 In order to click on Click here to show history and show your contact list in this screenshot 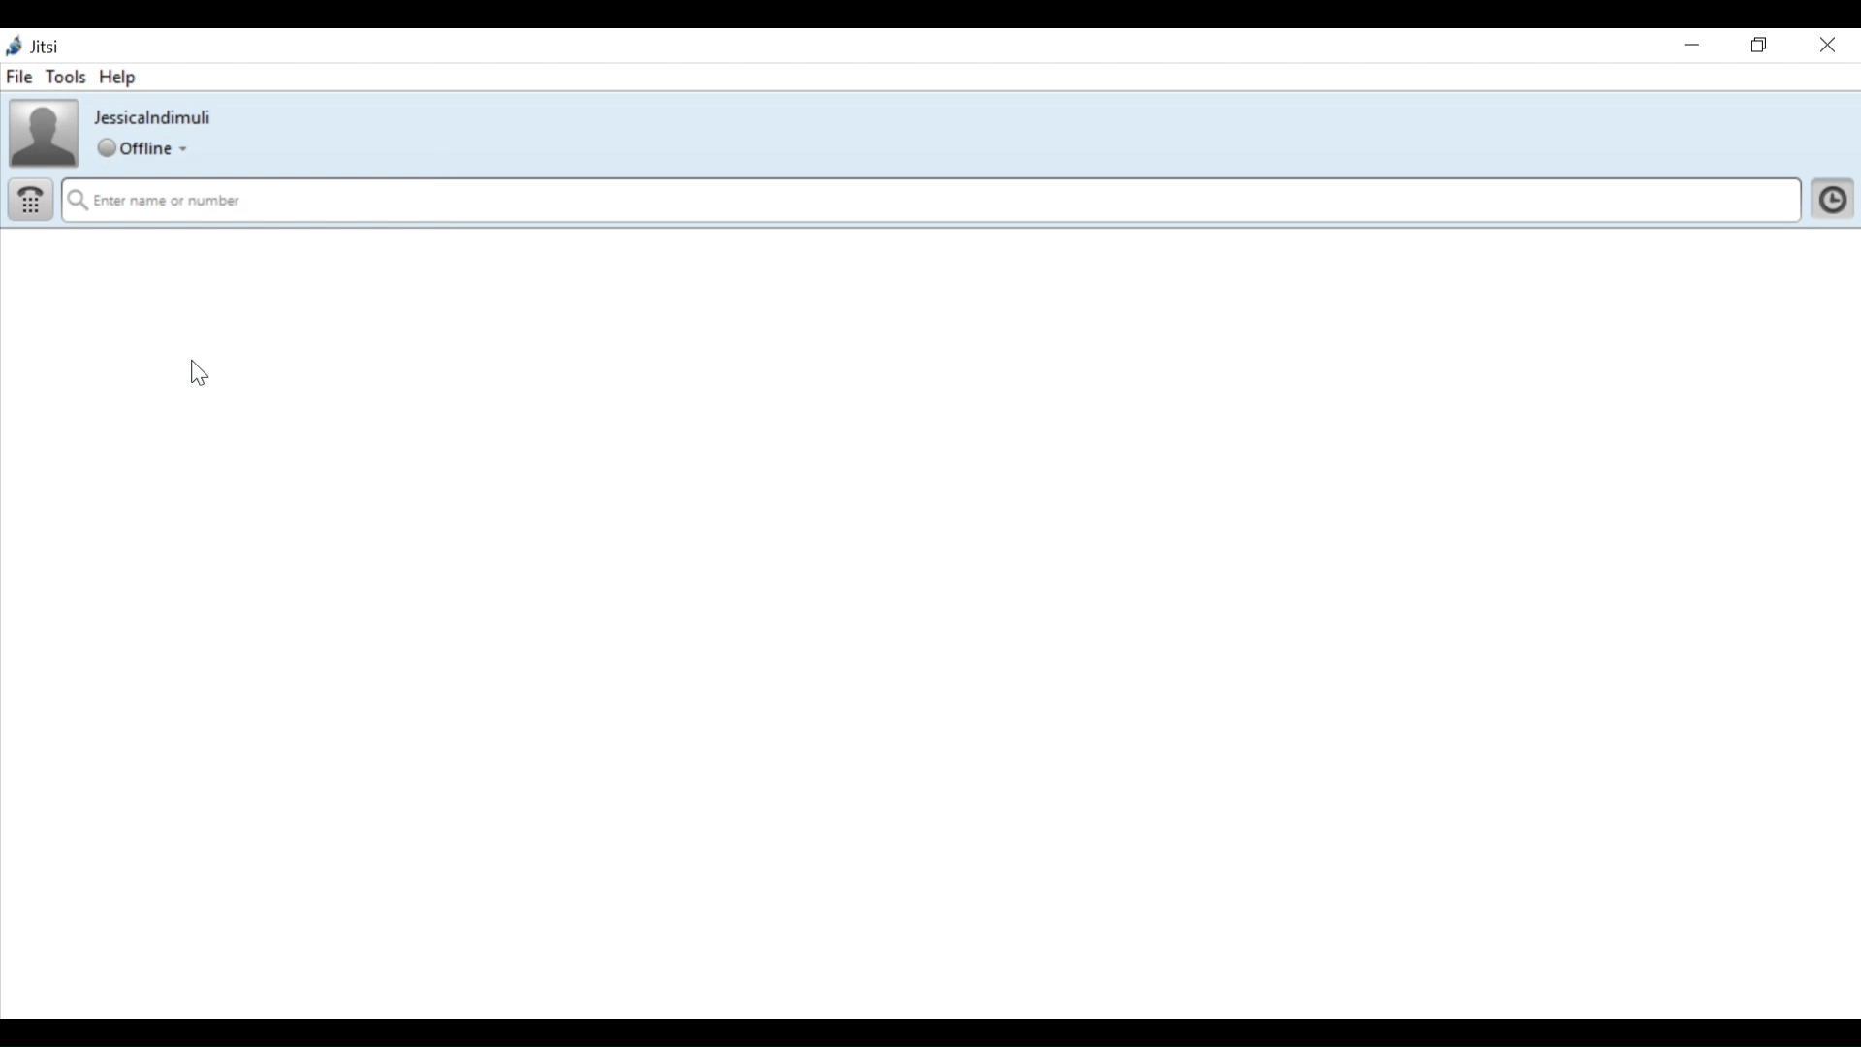, I will do `click(1833, 198)`.